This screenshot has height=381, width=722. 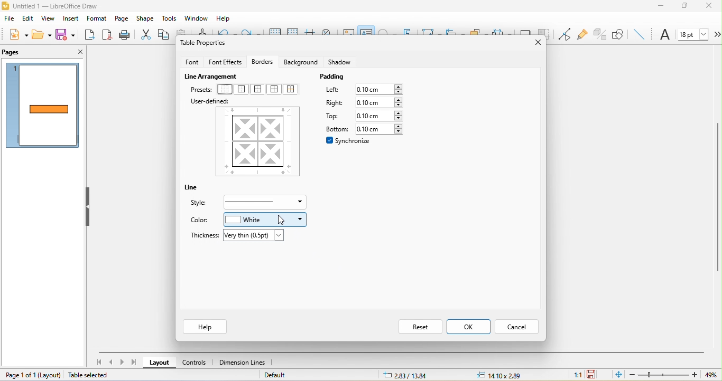 What do you see at coordinates (124, 34) in the screenshot?
I see `print` at bounding box center [124, 34].